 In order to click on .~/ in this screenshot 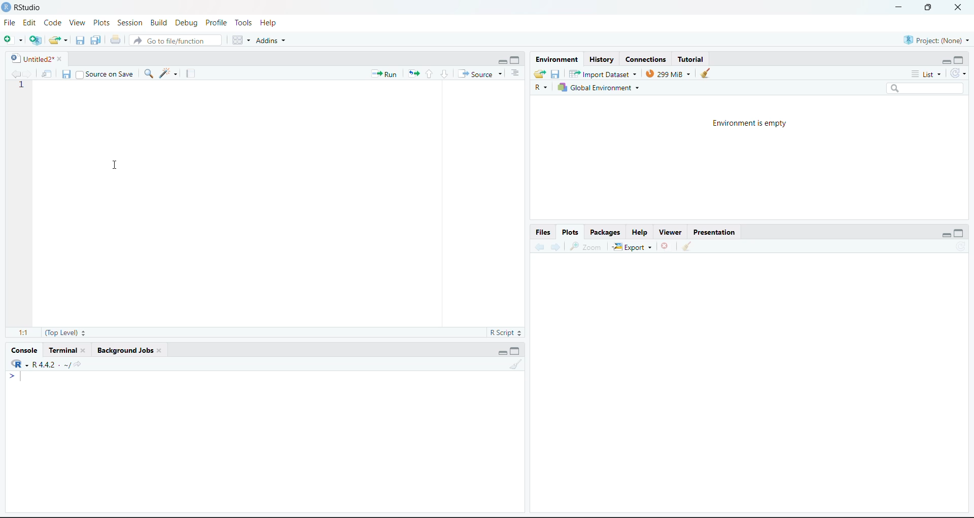, I will do `click(66, 365)`.